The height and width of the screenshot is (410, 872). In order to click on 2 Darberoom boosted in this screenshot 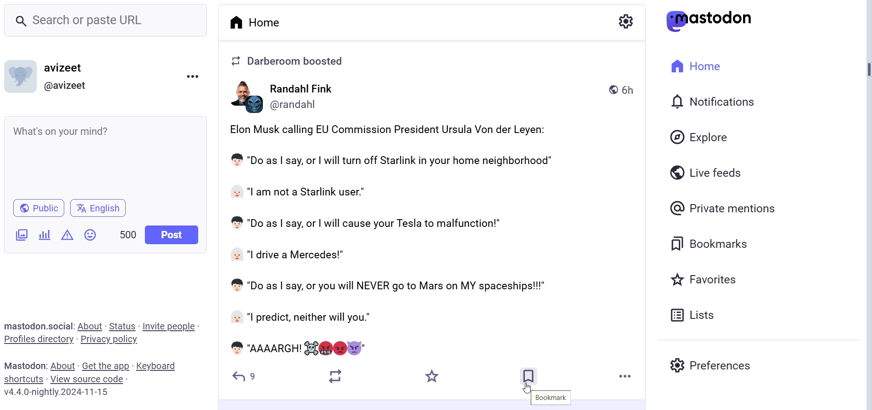, I will do `click(293, 61)`.